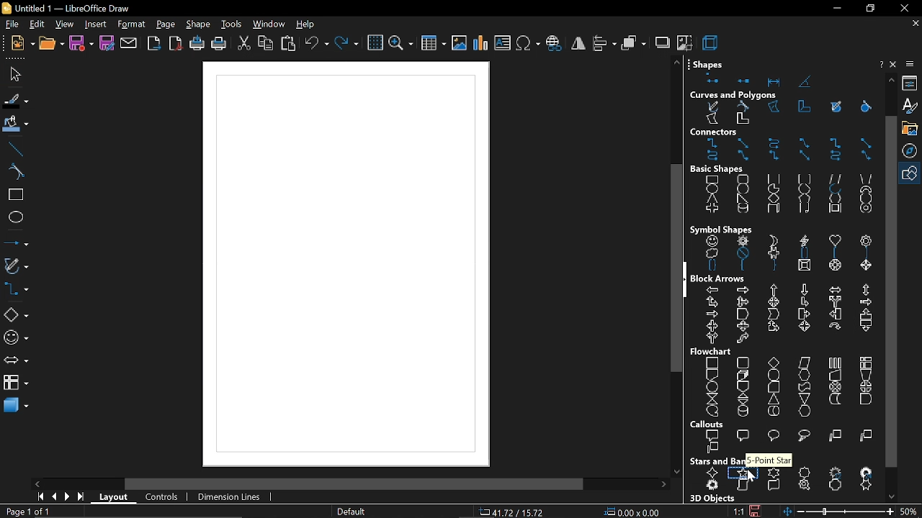 The height and width of the screenshot is (518, 922). What do you see at coordinates (663, 44) in the screenshot?
I see `shadow` at bounding box center [663, 44].